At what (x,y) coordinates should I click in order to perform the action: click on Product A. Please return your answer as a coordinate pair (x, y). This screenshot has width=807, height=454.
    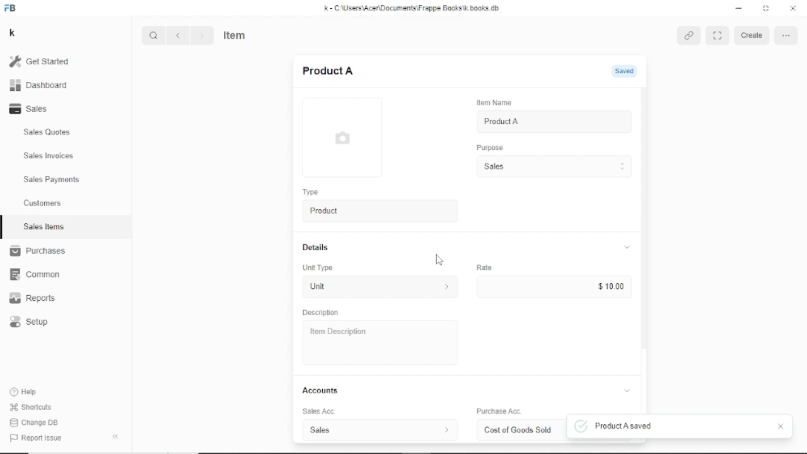
    Looking at the image, I should click on (501, 122).